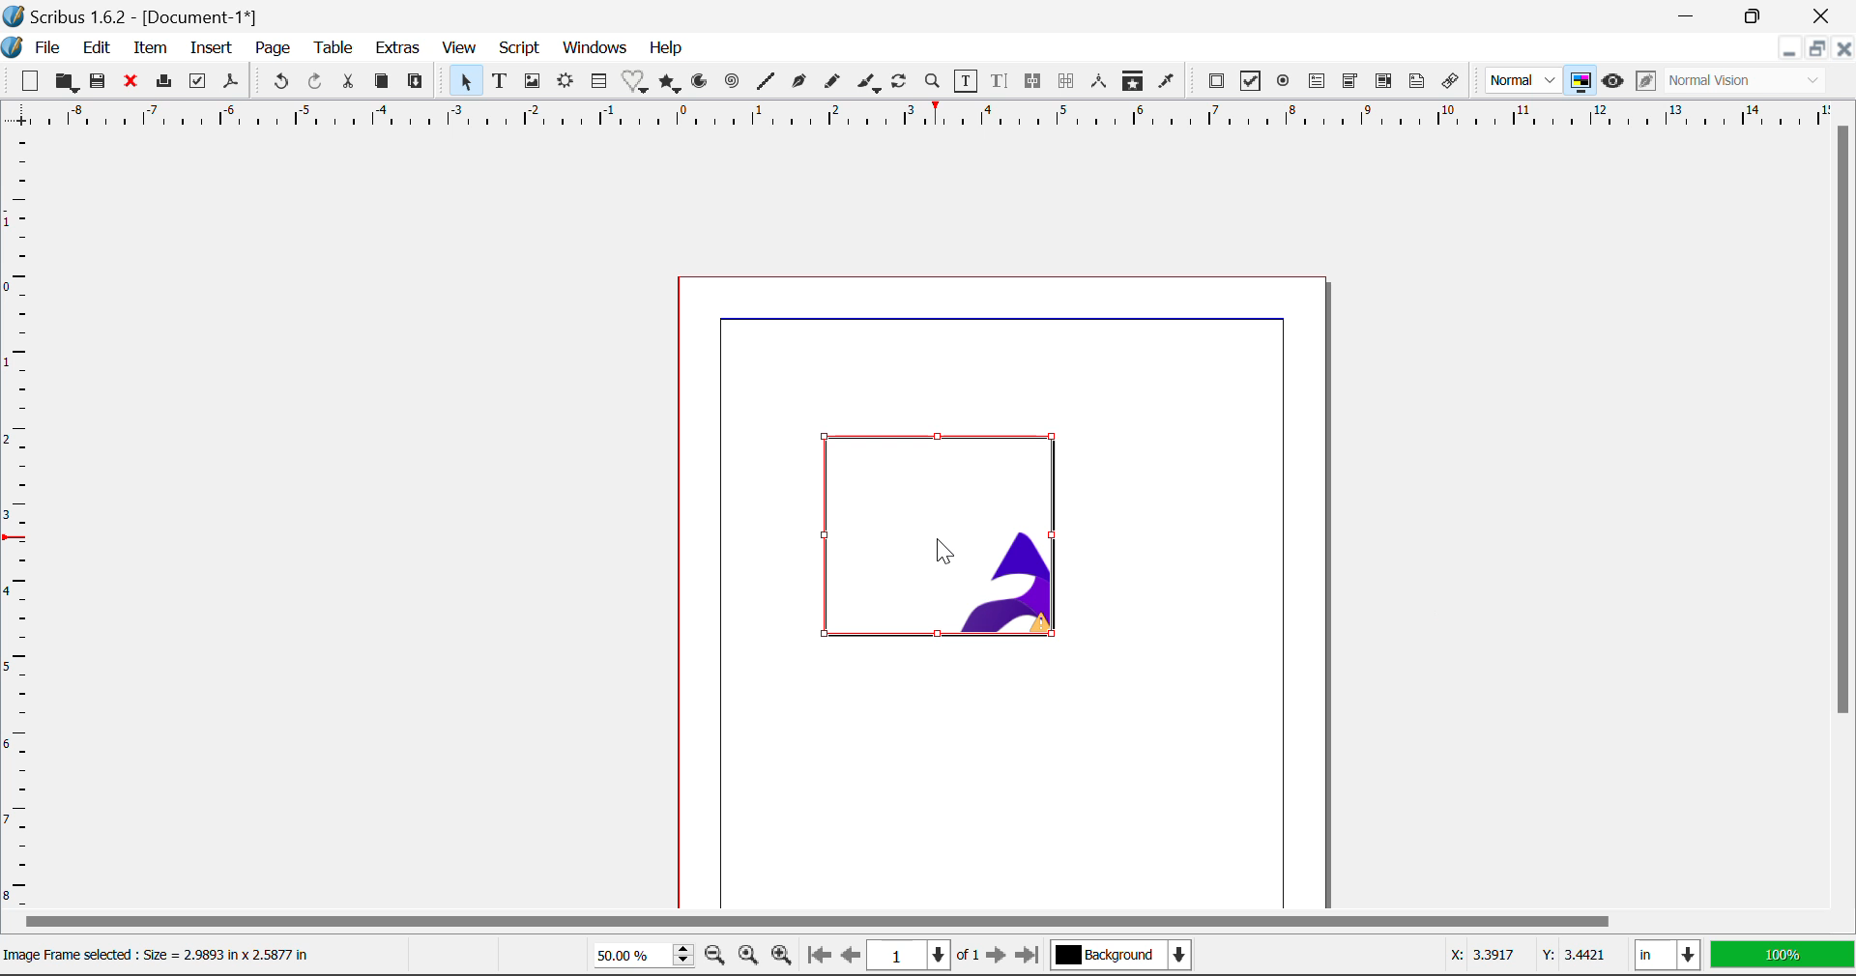 This screenshot has width=1856, height=976. What do you see at coordinates (1066, 81) in the screenshot?
I see `Unlink Text Frames` at bounding box center [1066, 81].